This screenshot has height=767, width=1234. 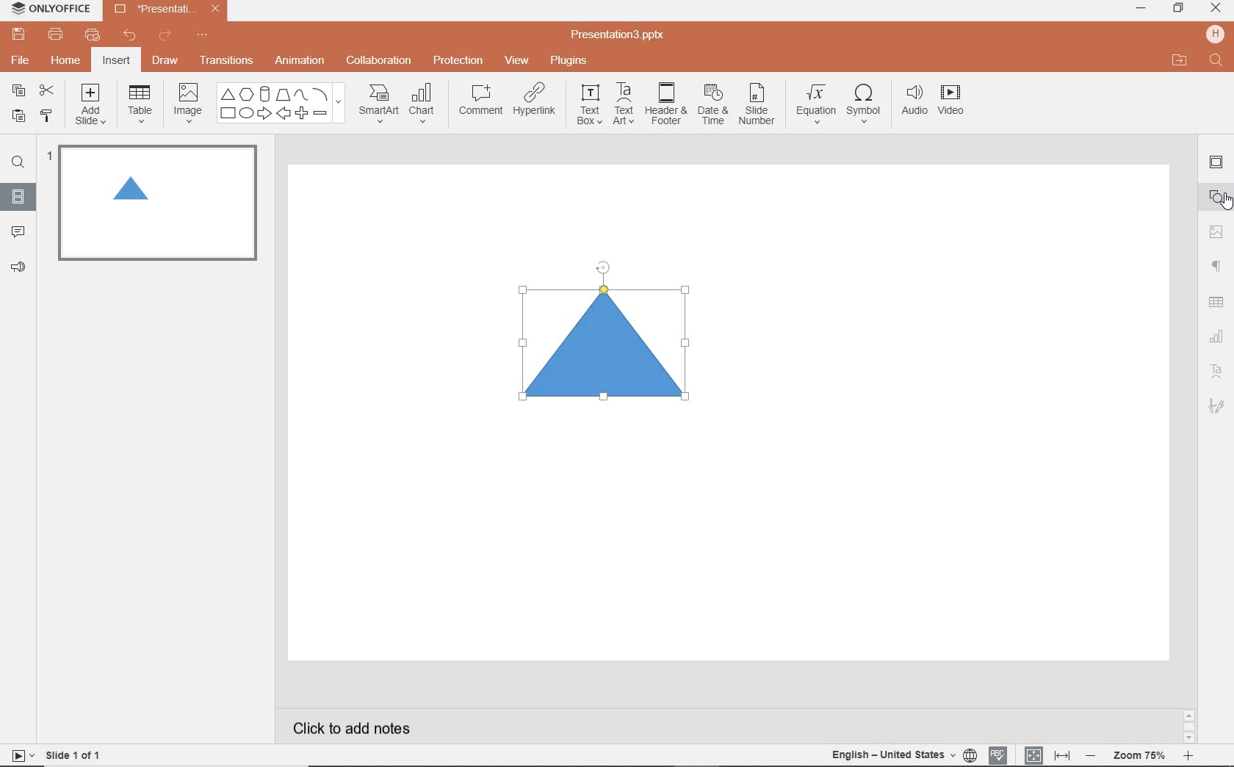 What do you see at coordinates (48, 90) in the screenshot?
I see `CUT` at bounding box center [48, 90].